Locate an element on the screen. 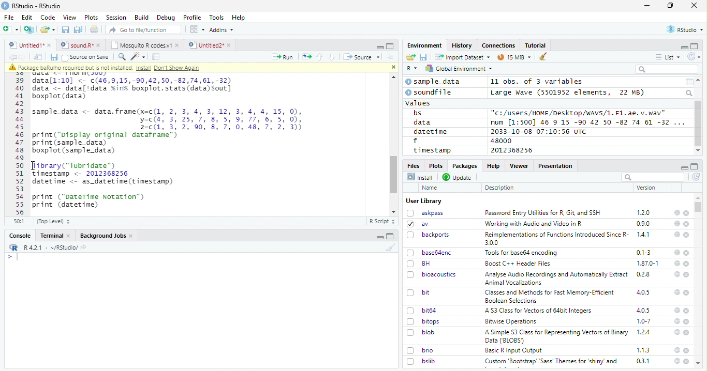 Image resolution: width=707 pixels, height=371 pixels. av is located at coordinates (418, 223).